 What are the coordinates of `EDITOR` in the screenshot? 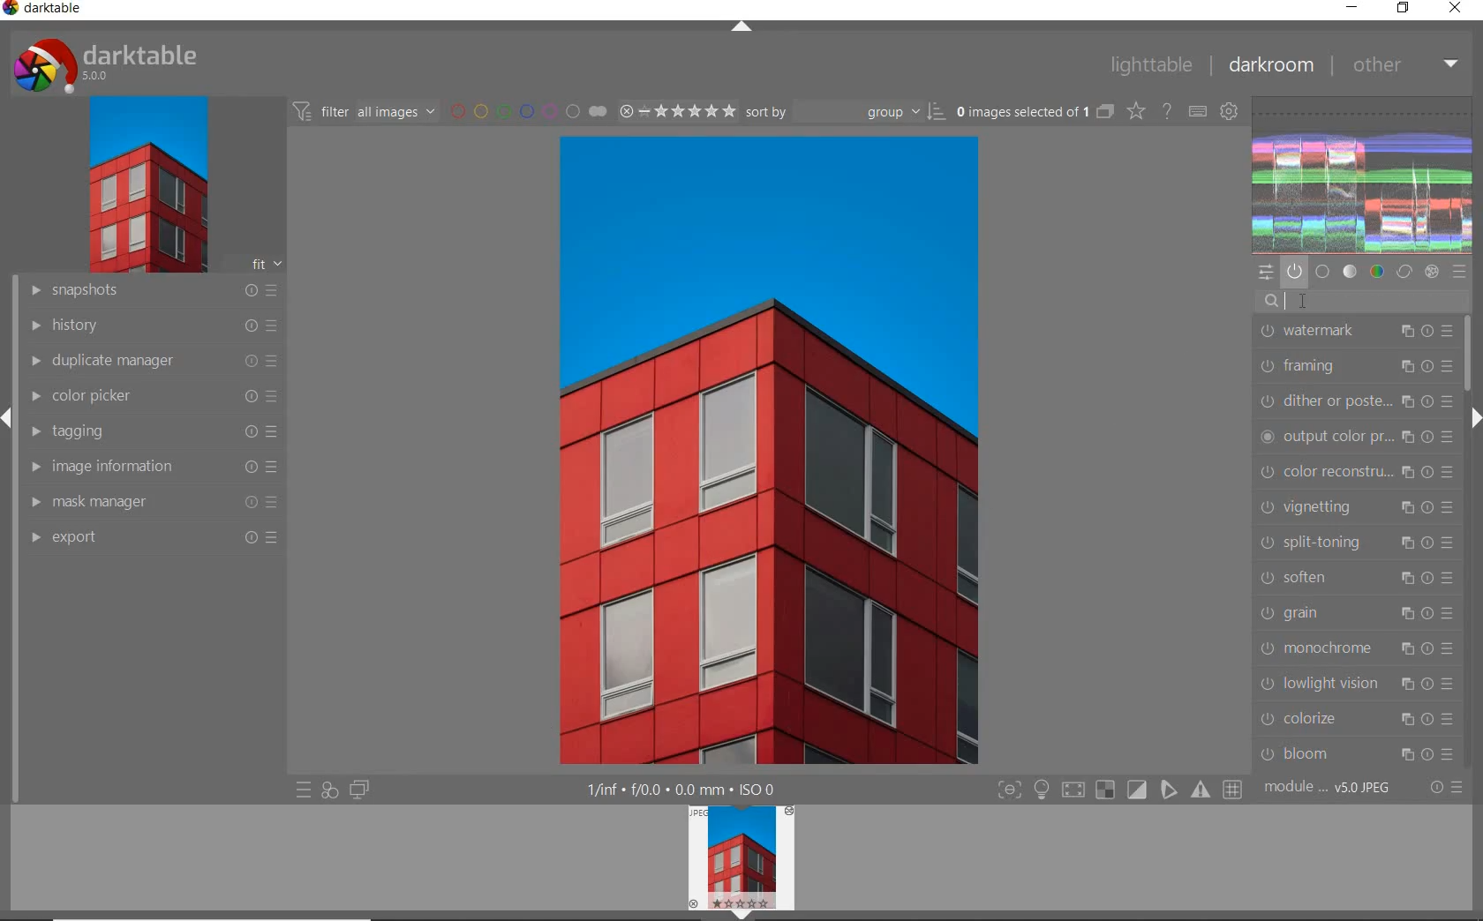 It's located at (1284, 302).